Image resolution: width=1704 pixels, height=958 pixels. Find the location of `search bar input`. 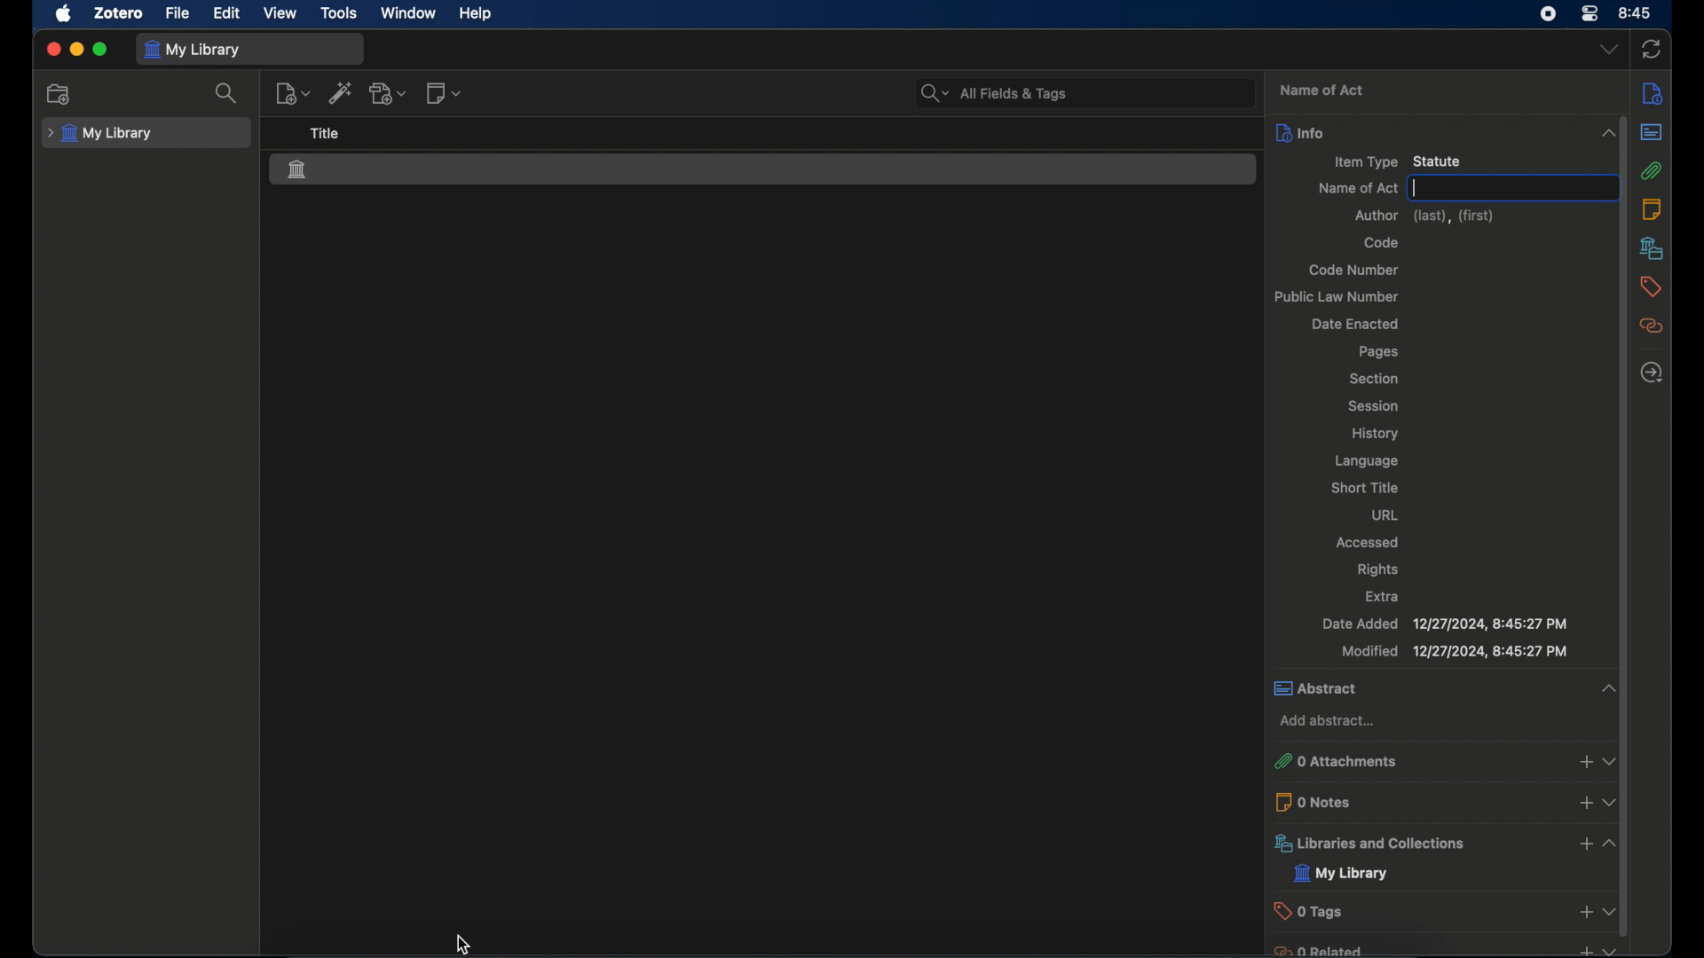

search bar input is located at coordinates (1104, 95).